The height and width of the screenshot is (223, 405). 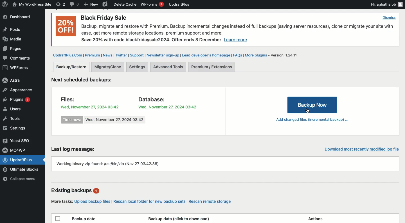 What do you see at coordinates (72, 67) in the screenshot?
I see `Backup/Restore` at bounding box center [72, 67].